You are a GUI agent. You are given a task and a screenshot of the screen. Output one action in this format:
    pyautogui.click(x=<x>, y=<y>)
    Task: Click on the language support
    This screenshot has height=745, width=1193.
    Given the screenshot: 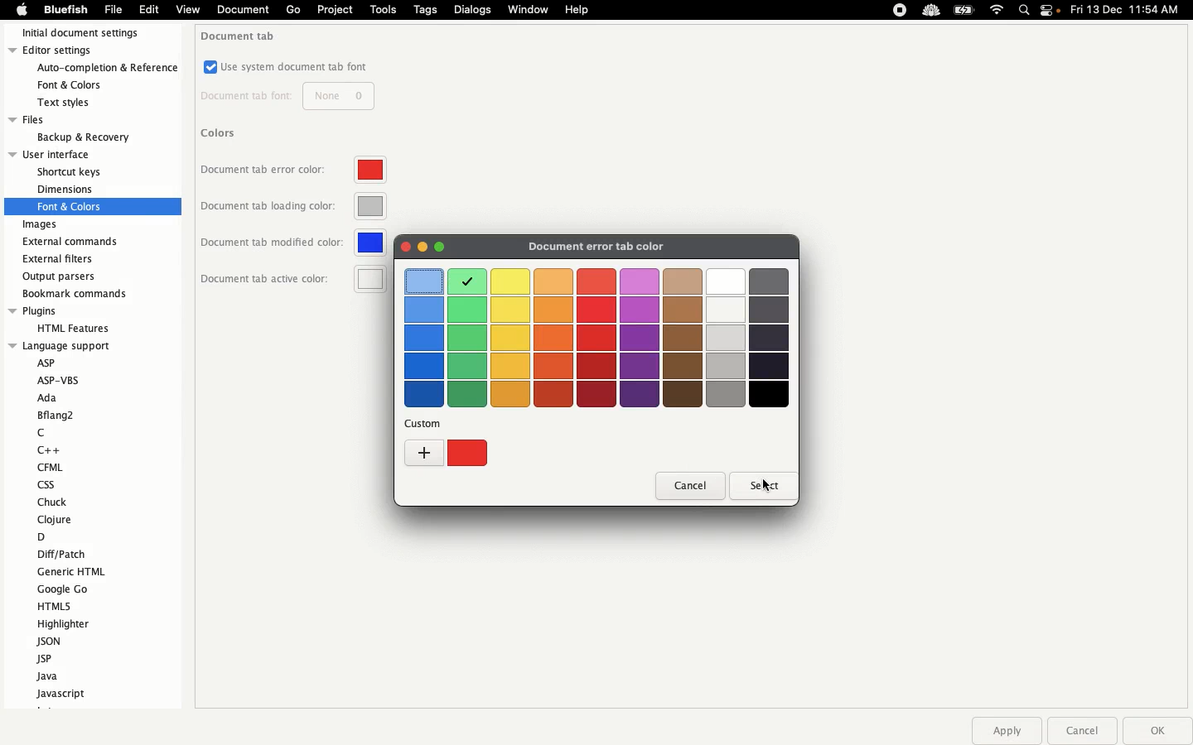 What is the action you would take?
    pyautogui.click(x=61, y=345)
    